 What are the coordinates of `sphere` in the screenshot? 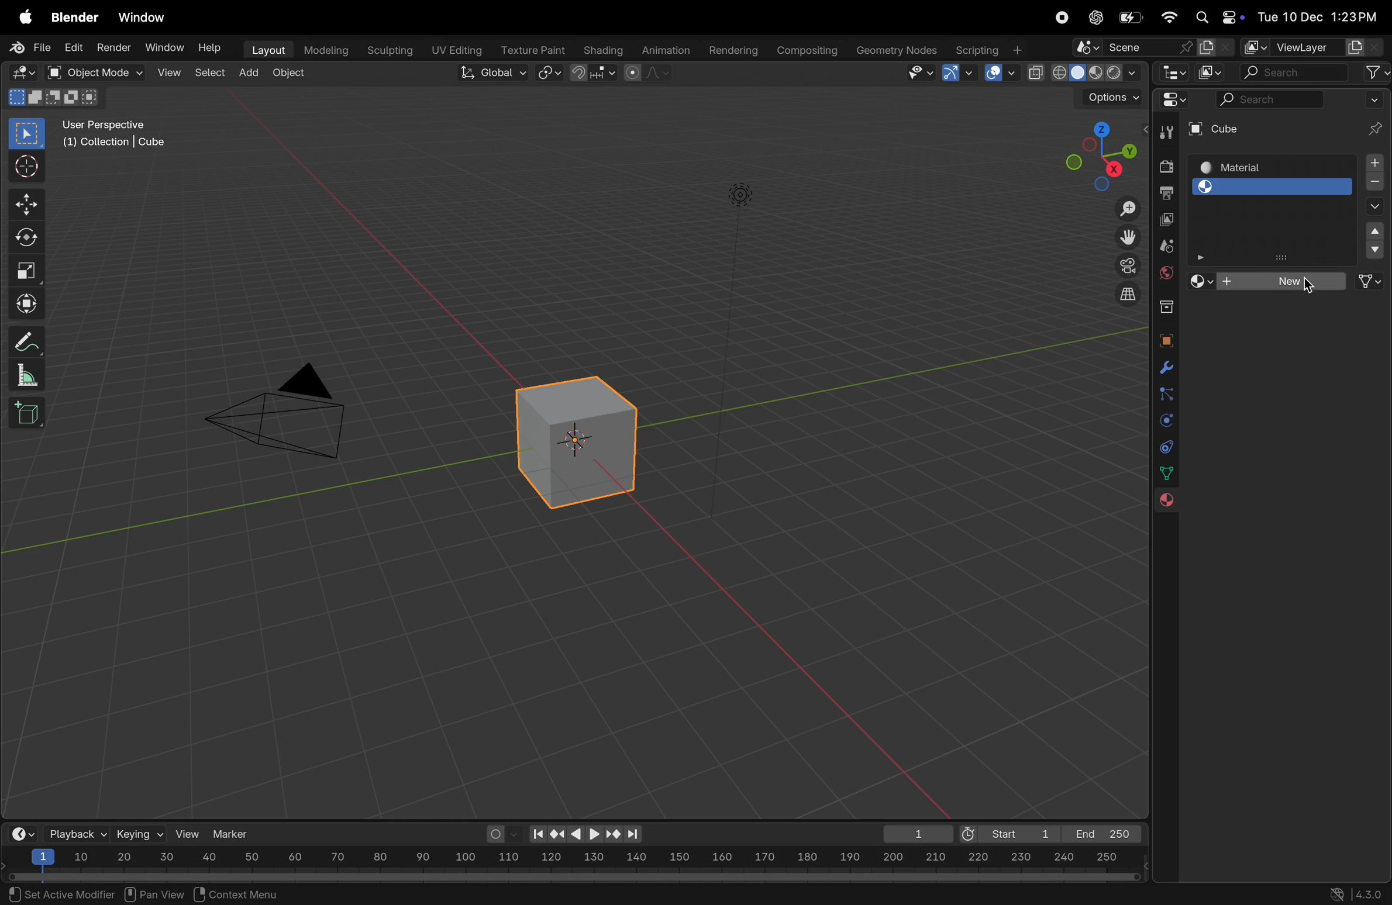 It's located at (1274, 186).